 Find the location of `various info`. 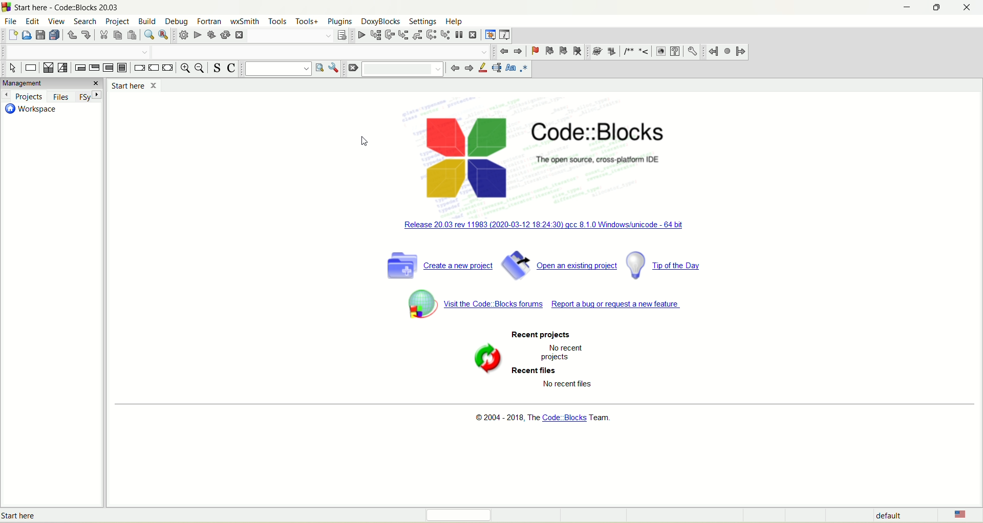

various info is located at coordinates (505, 35).